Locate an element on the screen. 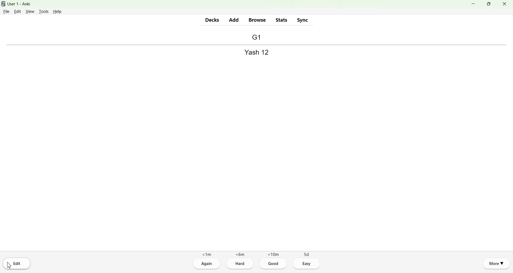 This screenshot has width=513, height=273. Good is located at coordinates (273, 264).